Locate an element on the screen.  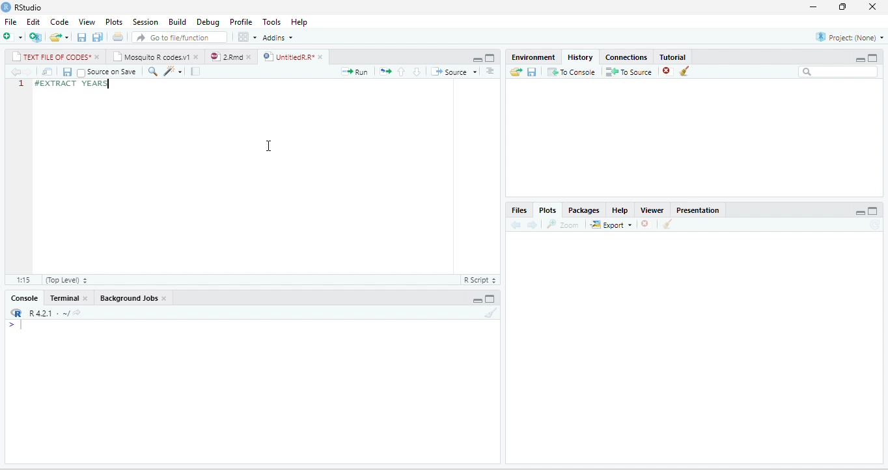
search file is located at coordinates (180, 37).